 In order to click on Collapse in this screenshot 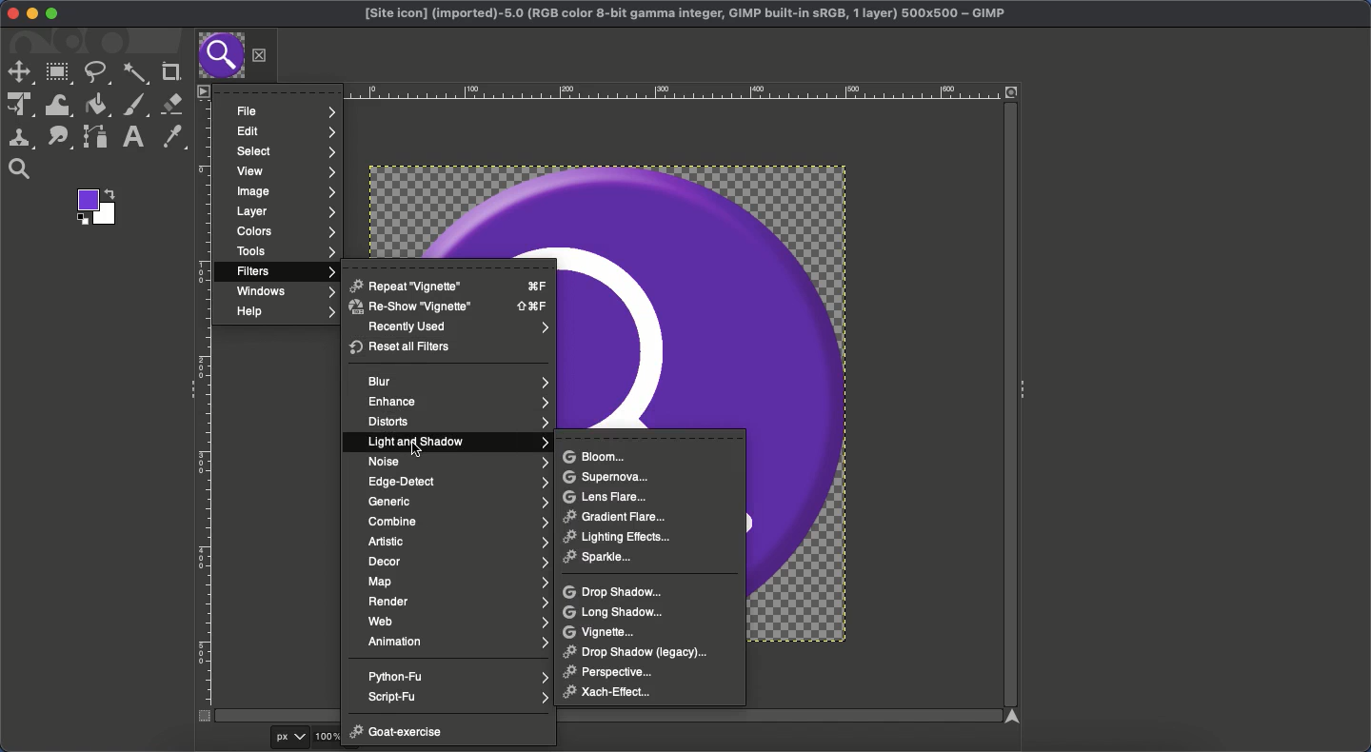, I will do `click(187, 387)`.